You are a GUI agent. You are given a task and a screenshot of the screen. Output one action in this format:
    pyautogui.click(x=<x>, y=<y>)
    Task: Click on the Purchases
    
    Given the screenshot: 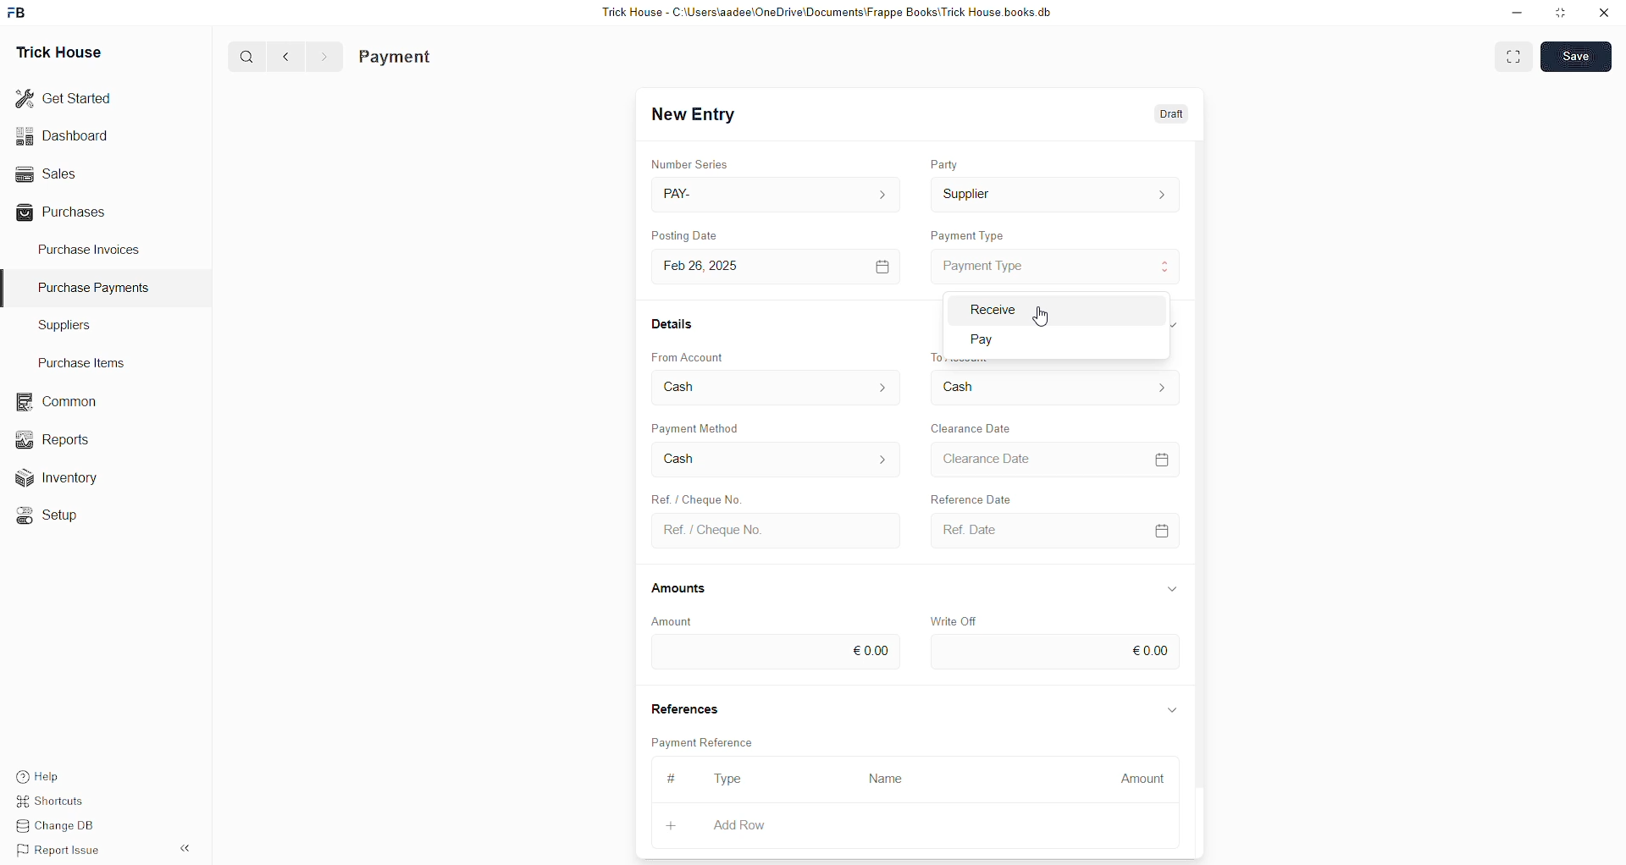 What is the action you would take?
    pyautogui.click(x=64, y=214)
    